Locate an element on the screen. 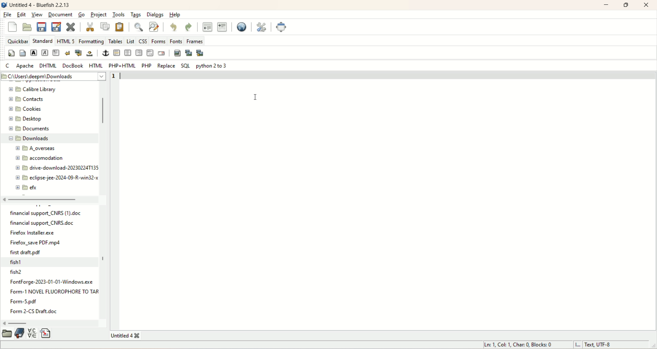  formatting is located at coordinates (92, 41).